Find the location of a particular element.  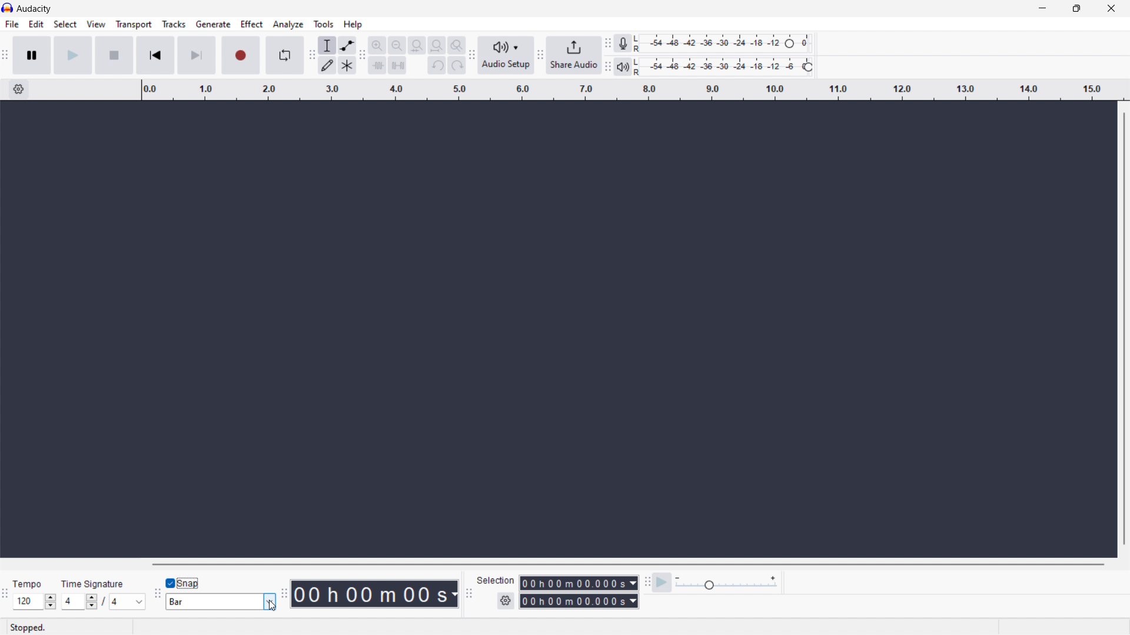

analyze is located at coordinates (289, 25).